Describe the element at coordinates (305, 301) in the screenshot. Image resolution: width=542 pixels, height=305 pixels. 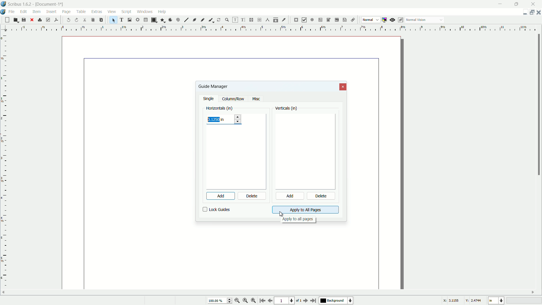
I see `go to next page` at that location.